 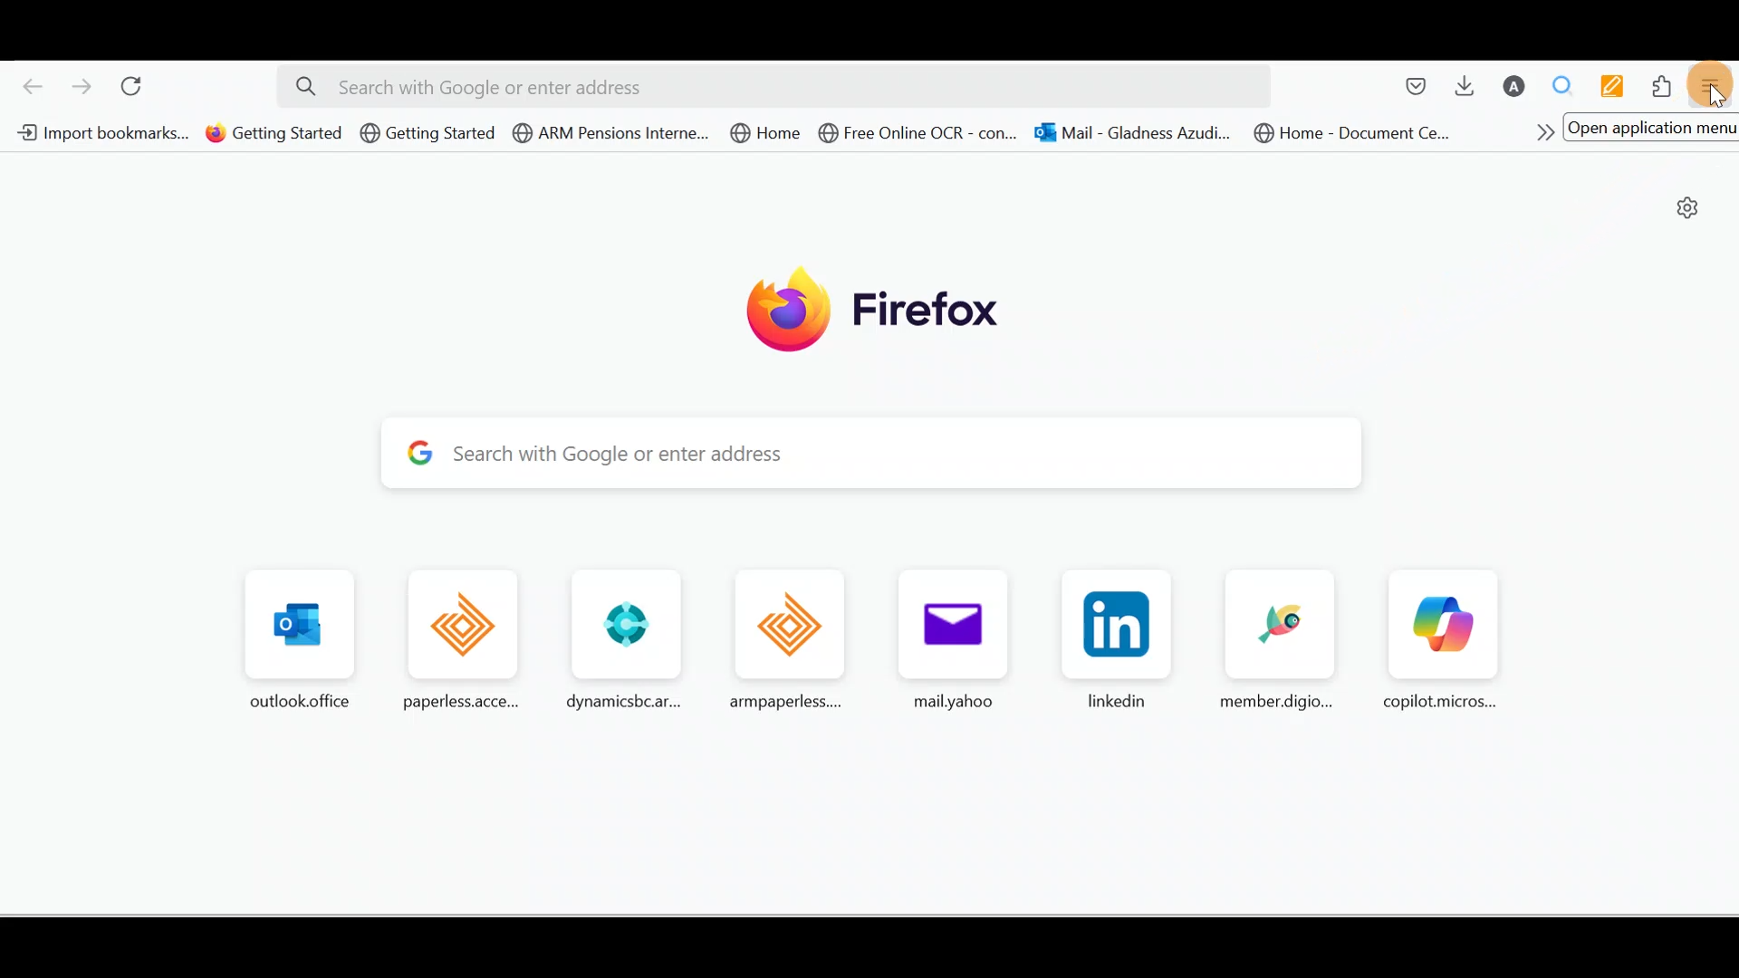 What do you see at coordinates (27, 90) in the screenshot?
I see `Go back one page` at bounding box center [27, 90].